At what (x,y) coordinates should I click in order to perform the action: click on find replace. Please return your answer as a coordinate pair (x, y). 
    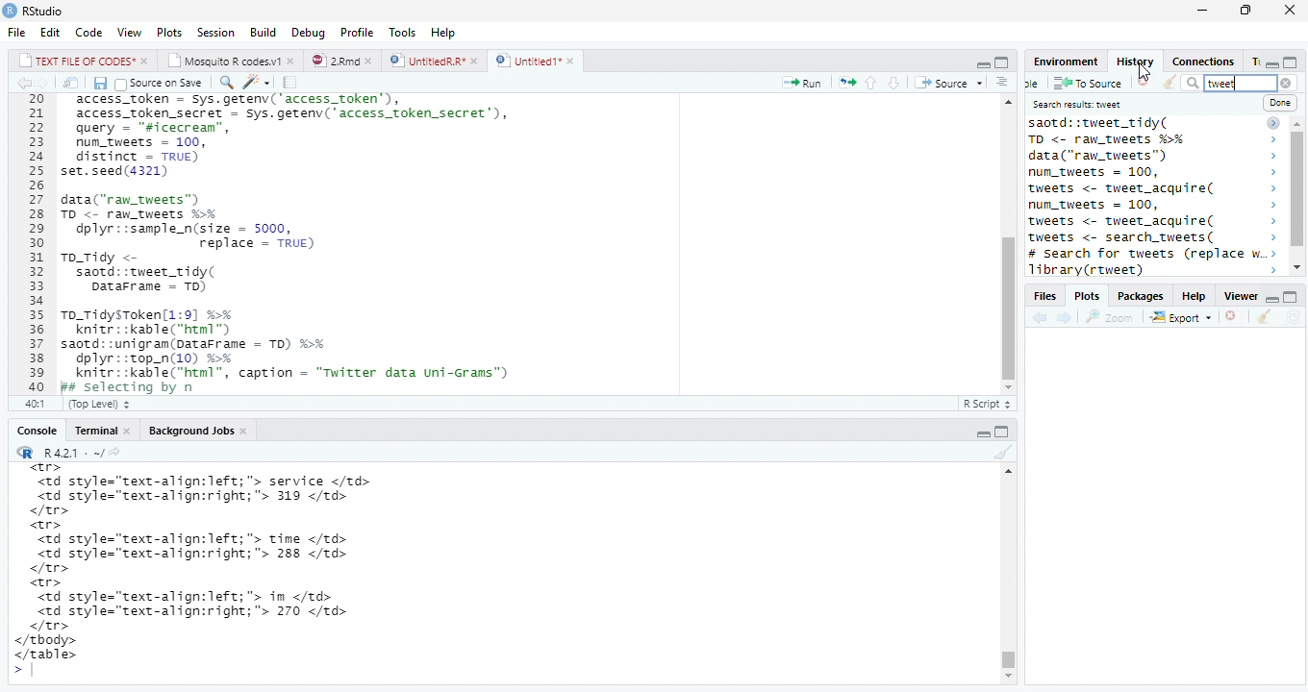
    Looking at the image, I should click on (228, 82).